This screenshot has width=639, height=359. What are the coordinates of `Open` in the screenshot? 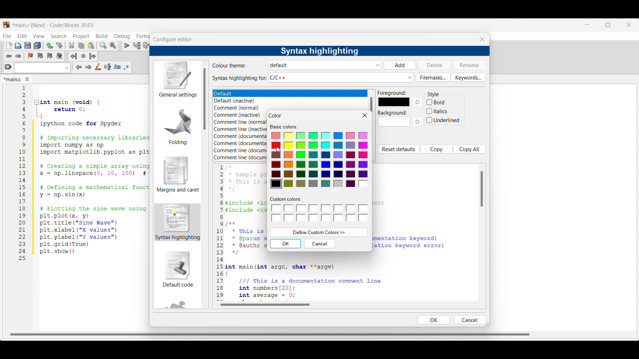 It's located at (18, 46).